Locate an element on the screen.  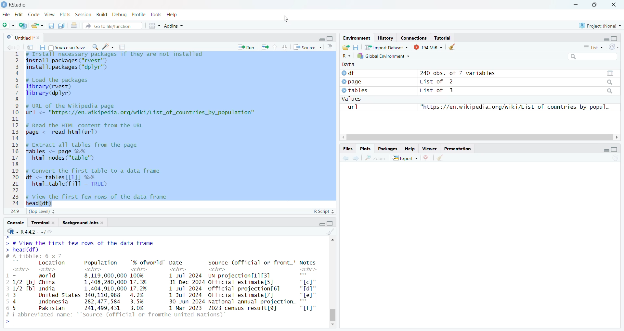
values is located at coordinates (352, 99).